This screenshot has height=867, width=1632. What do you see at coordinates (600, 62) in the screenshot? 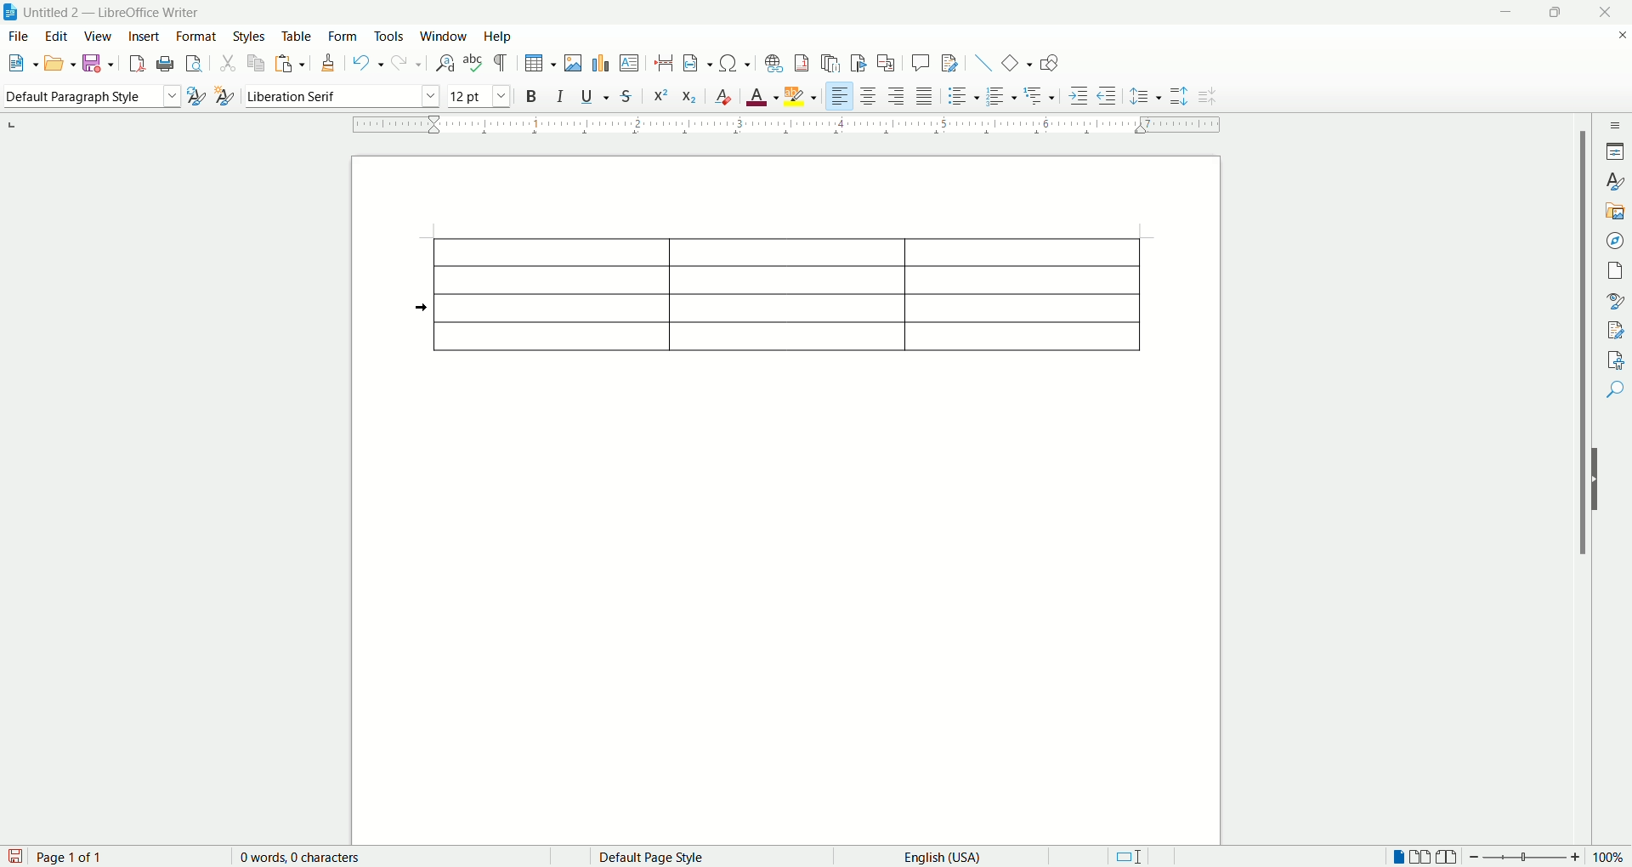
I see `insert chart` at bounding box center [600, 62].